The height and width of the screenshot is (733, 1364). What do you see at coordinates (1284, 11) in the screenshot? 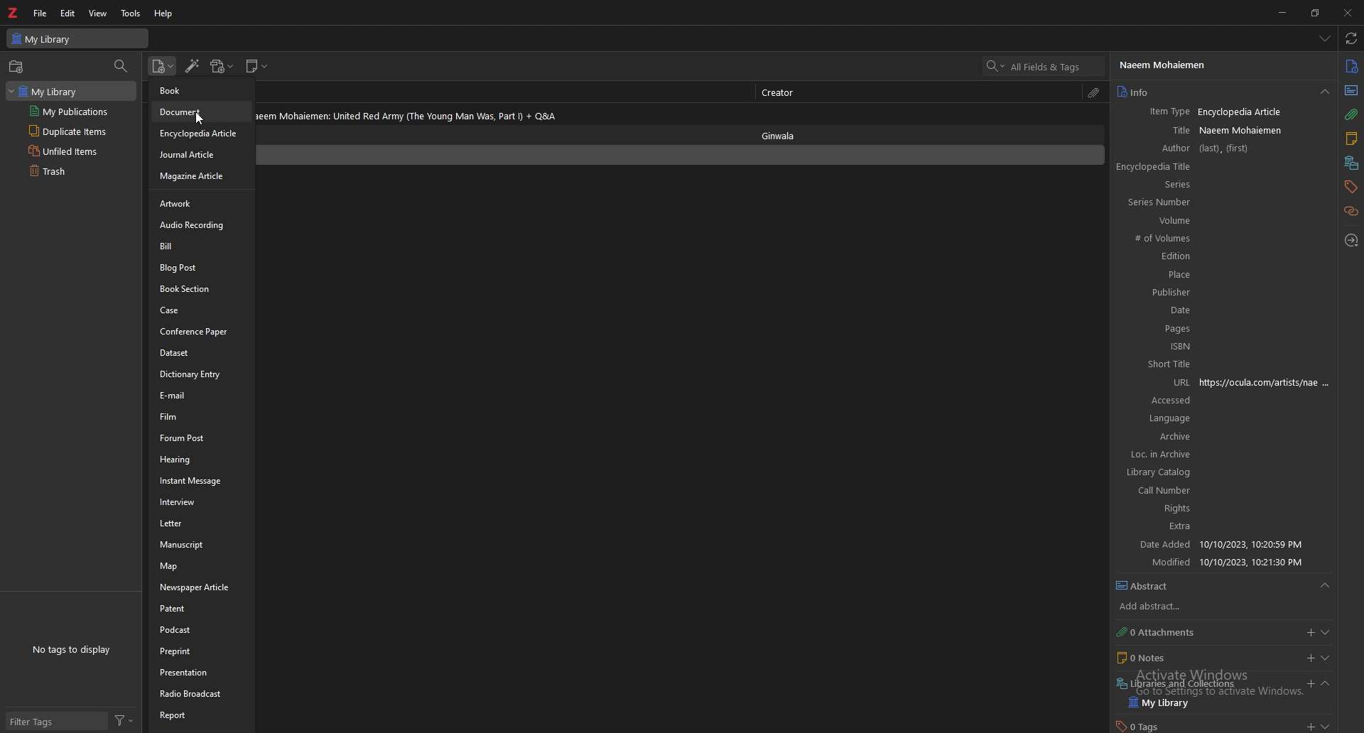
I see `minimize` at bounding box center [1284, 11].